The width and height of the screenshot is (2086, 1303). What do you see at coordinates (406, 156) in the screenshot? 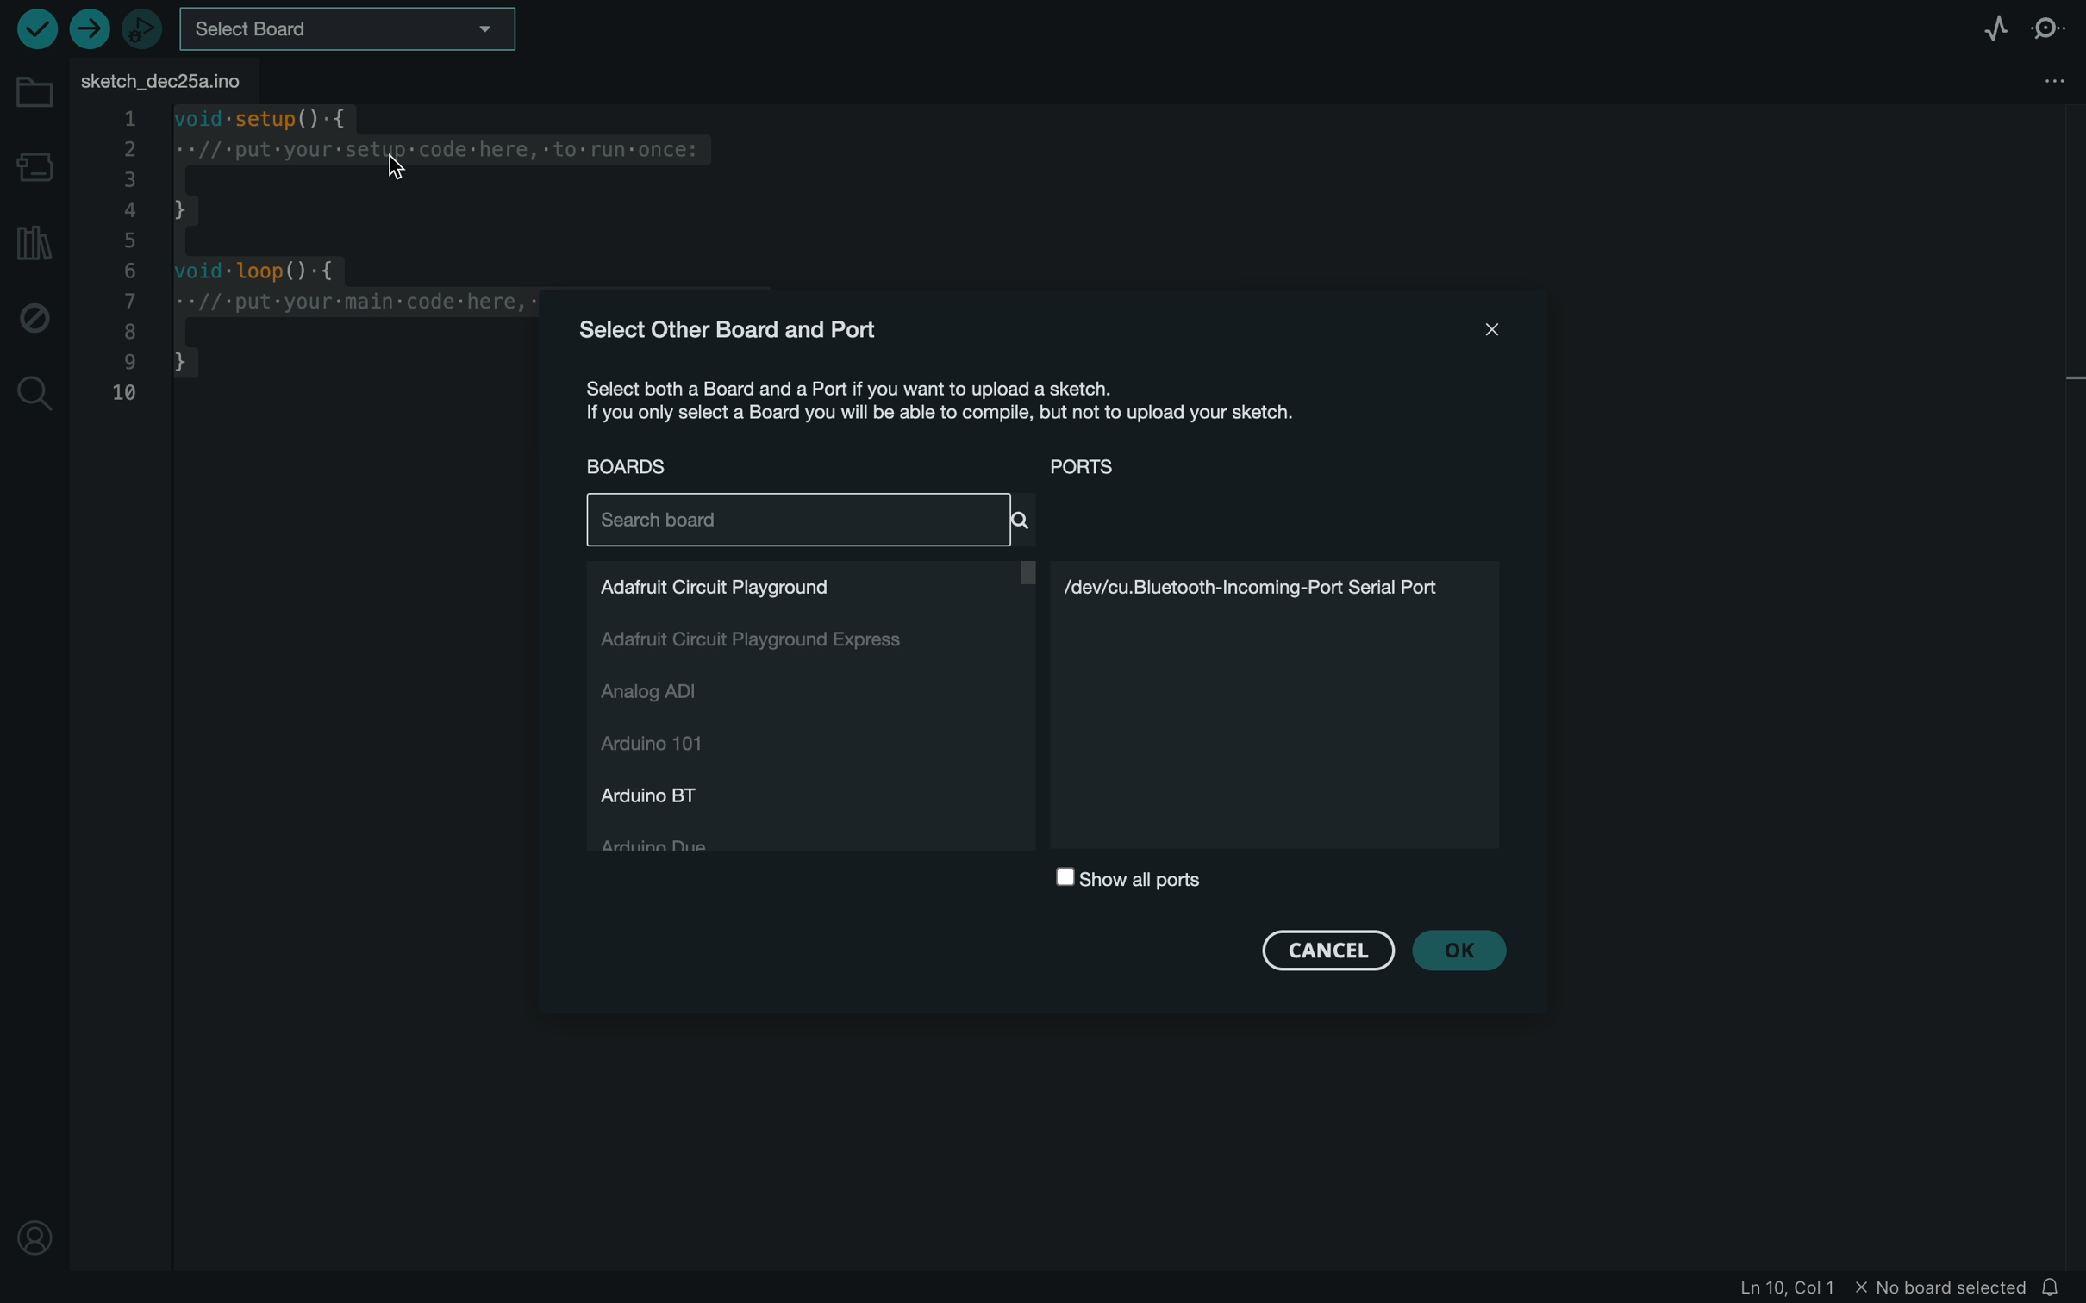
I see `cursor` at bounding box center [406, 156].